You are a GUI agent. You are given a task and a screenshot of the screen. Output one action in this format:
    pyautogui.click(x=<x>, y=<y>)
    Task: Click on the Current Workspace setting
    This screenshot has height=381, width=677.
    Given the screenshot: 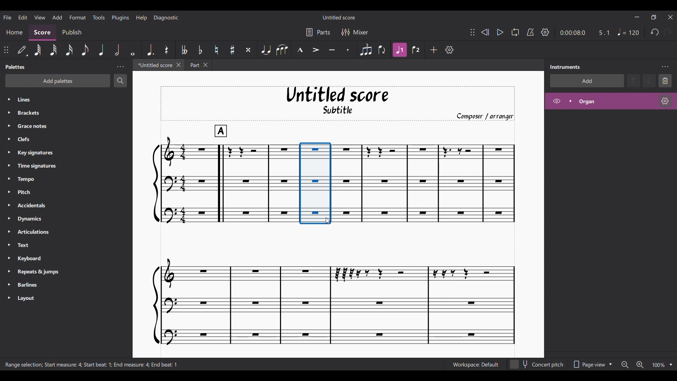 What is the action you would take?
    pyautogui.click(x=475, y=364)
    